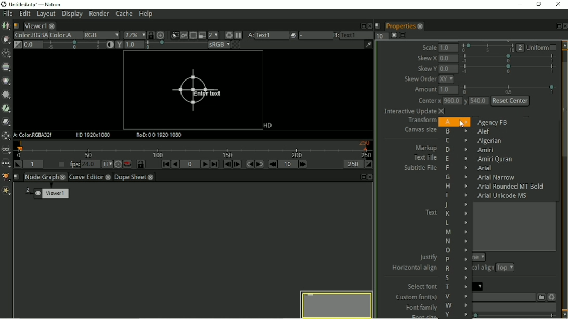 The width and height of the screenshot is (568, 319). Describe the element at coordinates (6, 177) in the screenshot. I see `GMIC` at that location.